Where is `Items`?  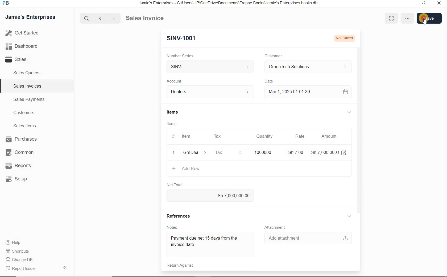
Items is located at coordinates (171, 112).